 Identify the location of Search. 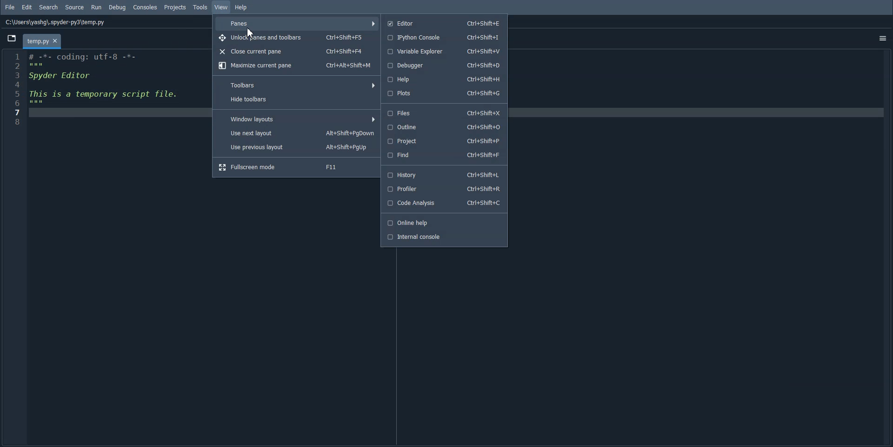
(49, 7).